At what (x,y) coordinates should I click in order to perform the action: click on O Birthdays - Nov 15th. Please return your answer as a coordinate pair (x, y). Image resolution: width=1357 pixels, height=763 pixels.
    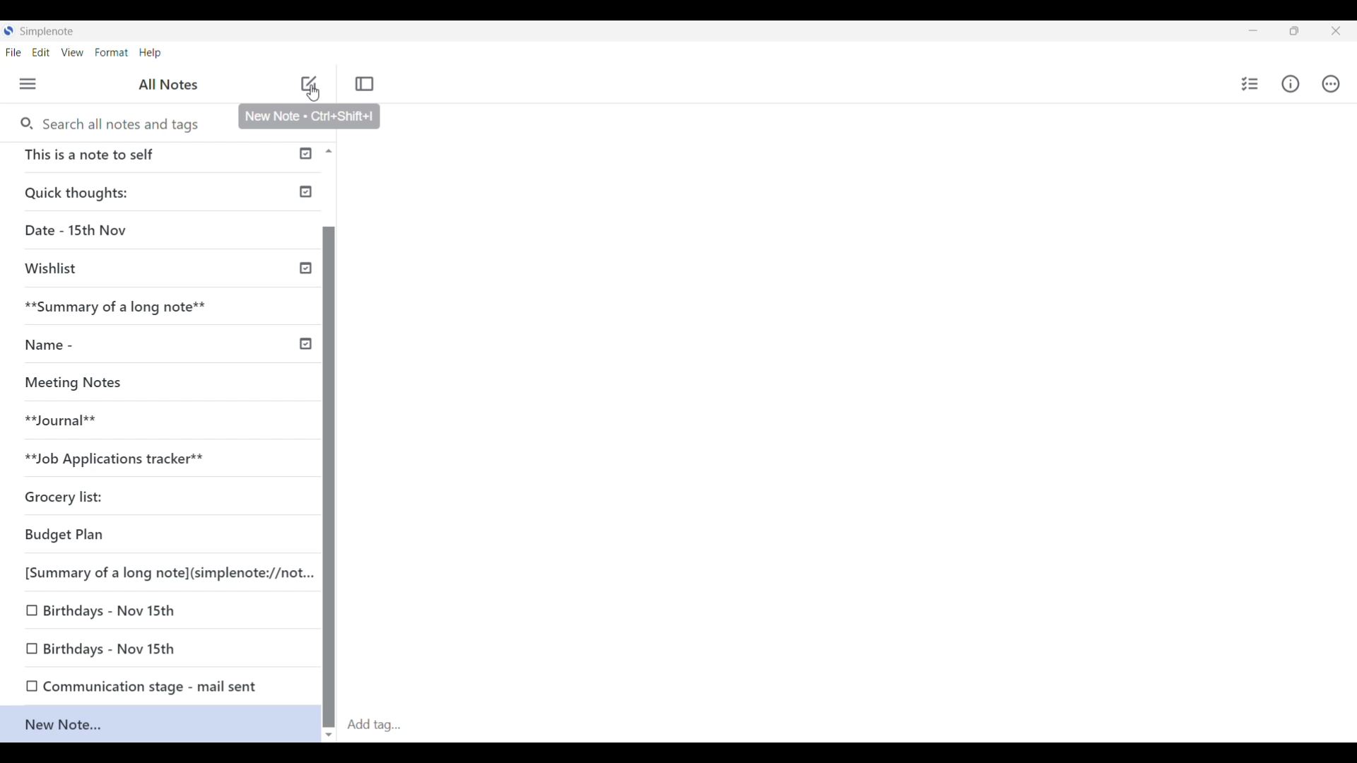
    Looking at the image, I should click on (105, 646).